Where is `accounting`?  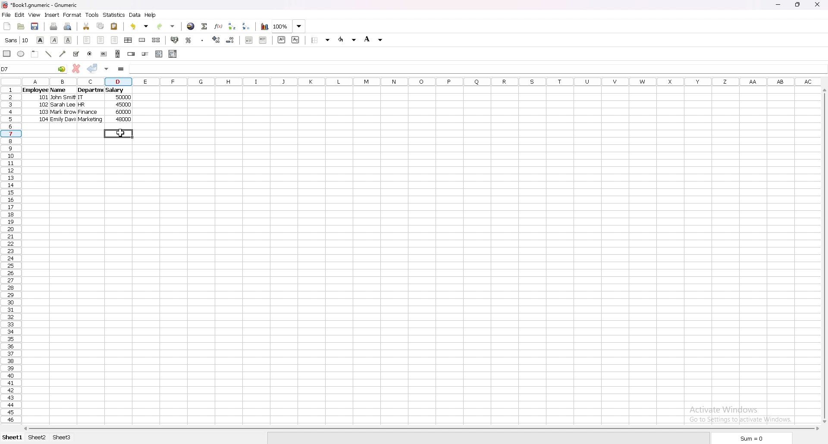 accounting is located at coordinates (175, 40).